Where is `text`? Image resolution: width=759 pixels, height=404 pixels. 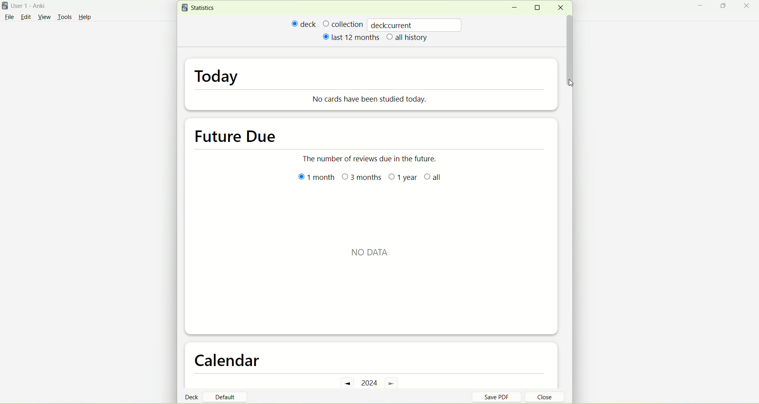 text is located at coordinates (373, 254).